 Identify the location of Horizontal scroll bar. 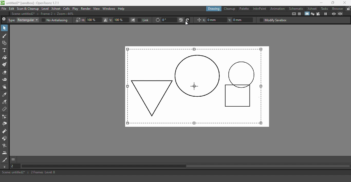
(188, 166).